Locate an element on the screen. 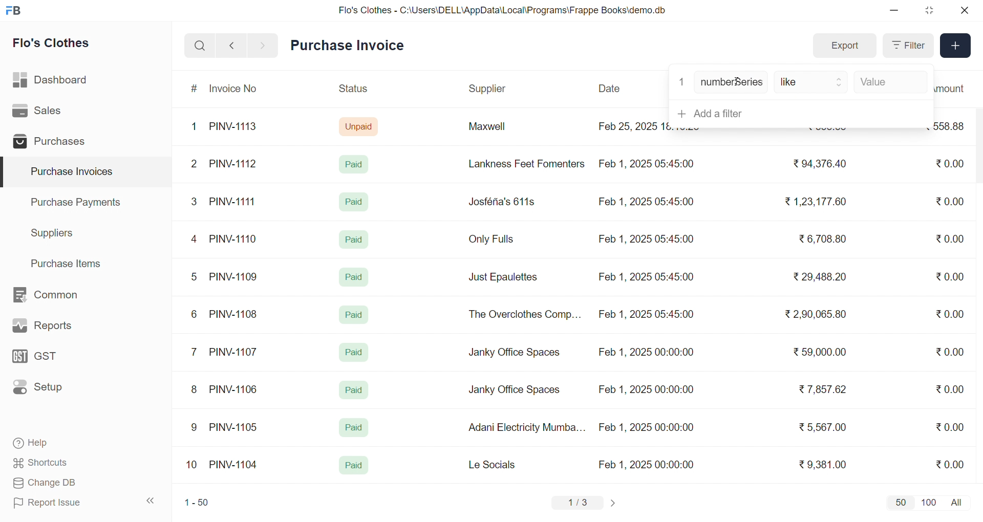 This screenshot has height=522, width=983. Paid is located at coordinates (353, 428).